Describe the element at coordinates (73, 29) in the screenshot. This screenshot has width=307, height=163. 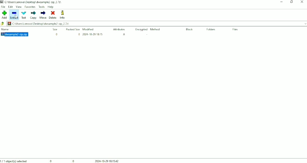
I see `Packed Size` at that location.